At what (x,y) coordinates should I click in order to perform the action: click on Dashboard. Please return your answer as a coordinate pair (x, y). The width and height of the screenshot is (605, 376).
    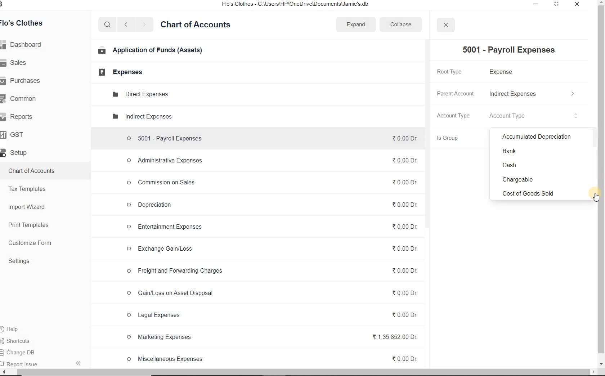
    Looking at the image, I should click on (25, 45).